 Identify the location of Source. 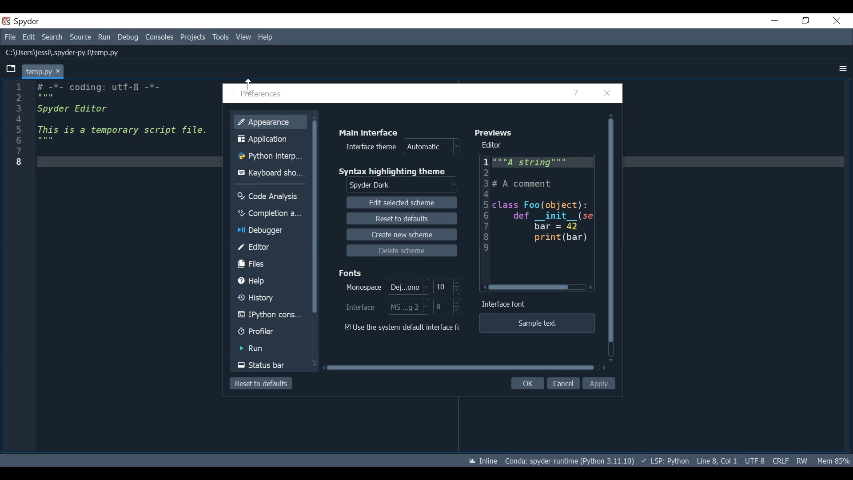
(81, 38).